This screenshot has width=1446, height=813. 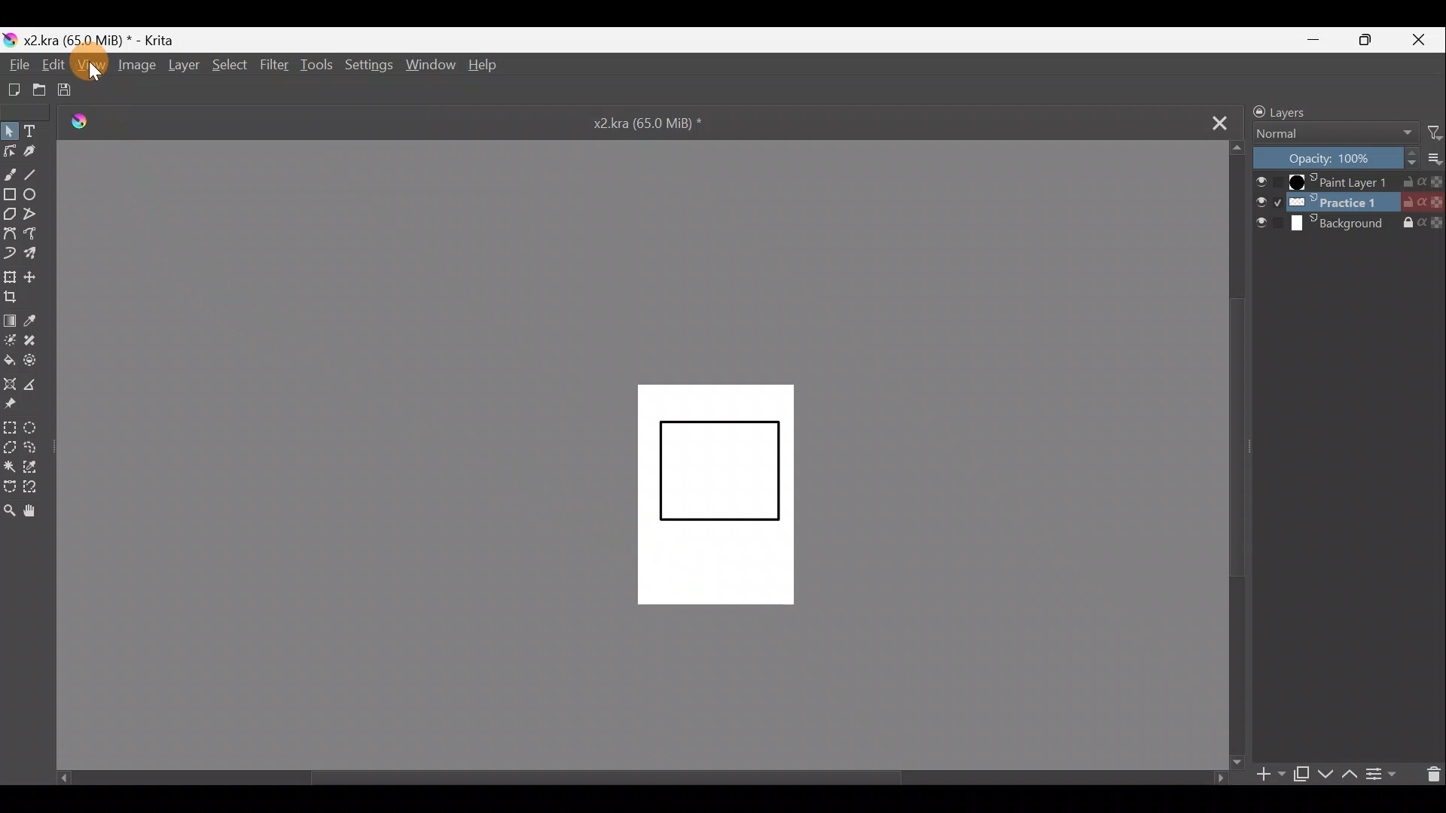 What do you see at coordinates (33, 431) in the screenshot?
I see `Elliptical selection tool` at bounding box center [33, 431].